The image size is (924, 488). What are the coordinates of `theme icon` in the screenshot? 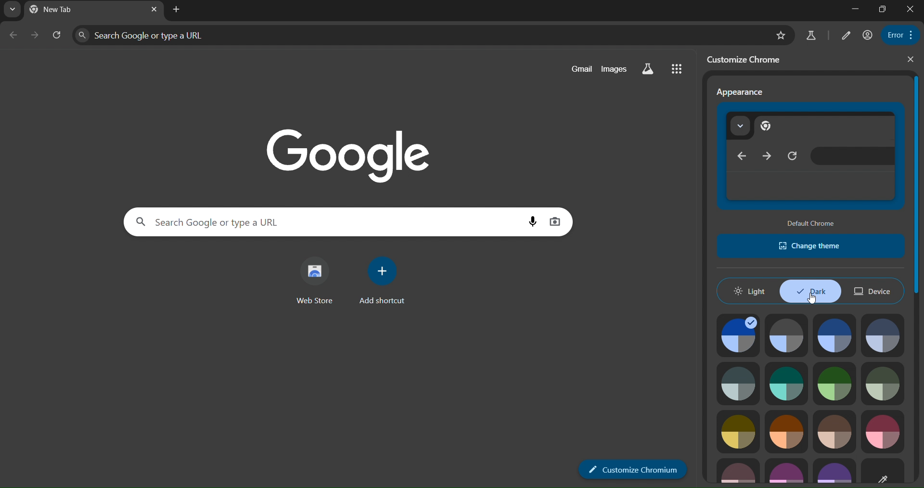 It's located at (834, 430).